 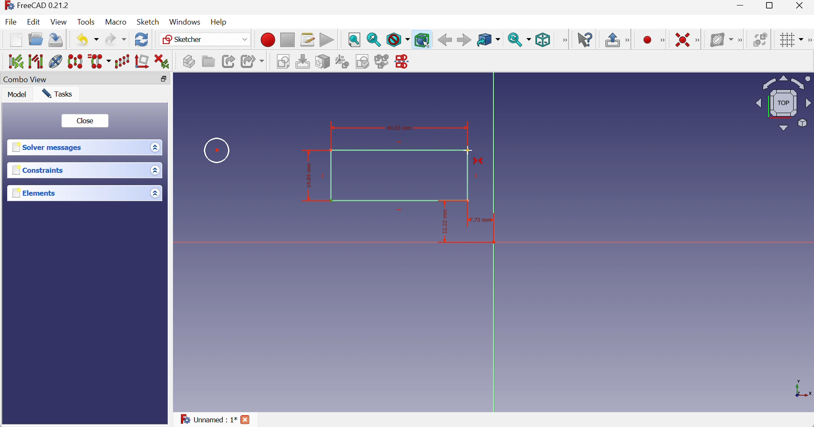 I want to click on Save, so click(x=55, y=40).